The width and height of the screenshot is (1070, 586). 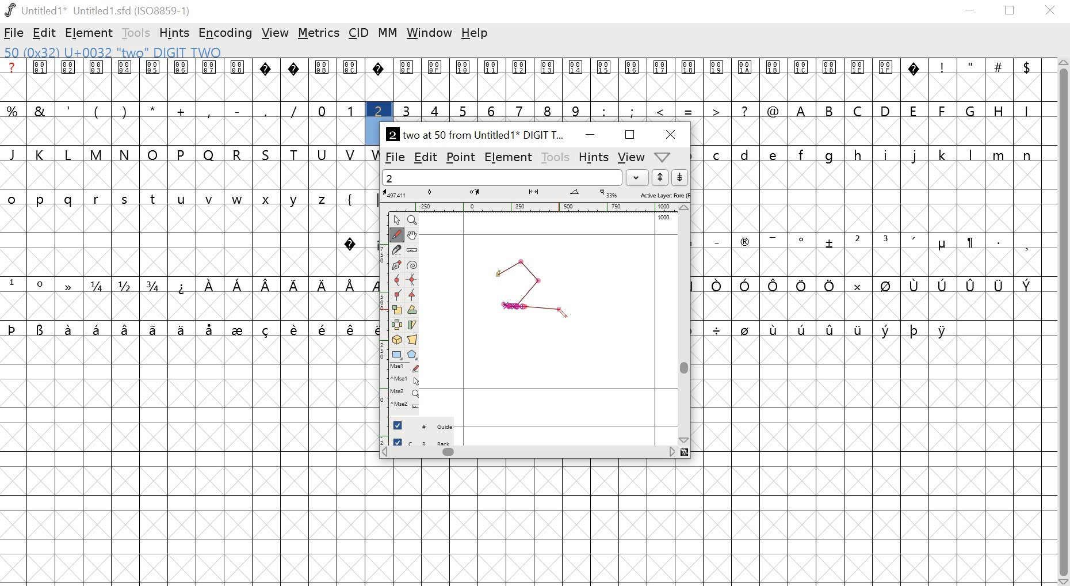 What do you see at coordinates (398, 251) in the screenshot?
I see `knife` at bounding box center [398, 251].